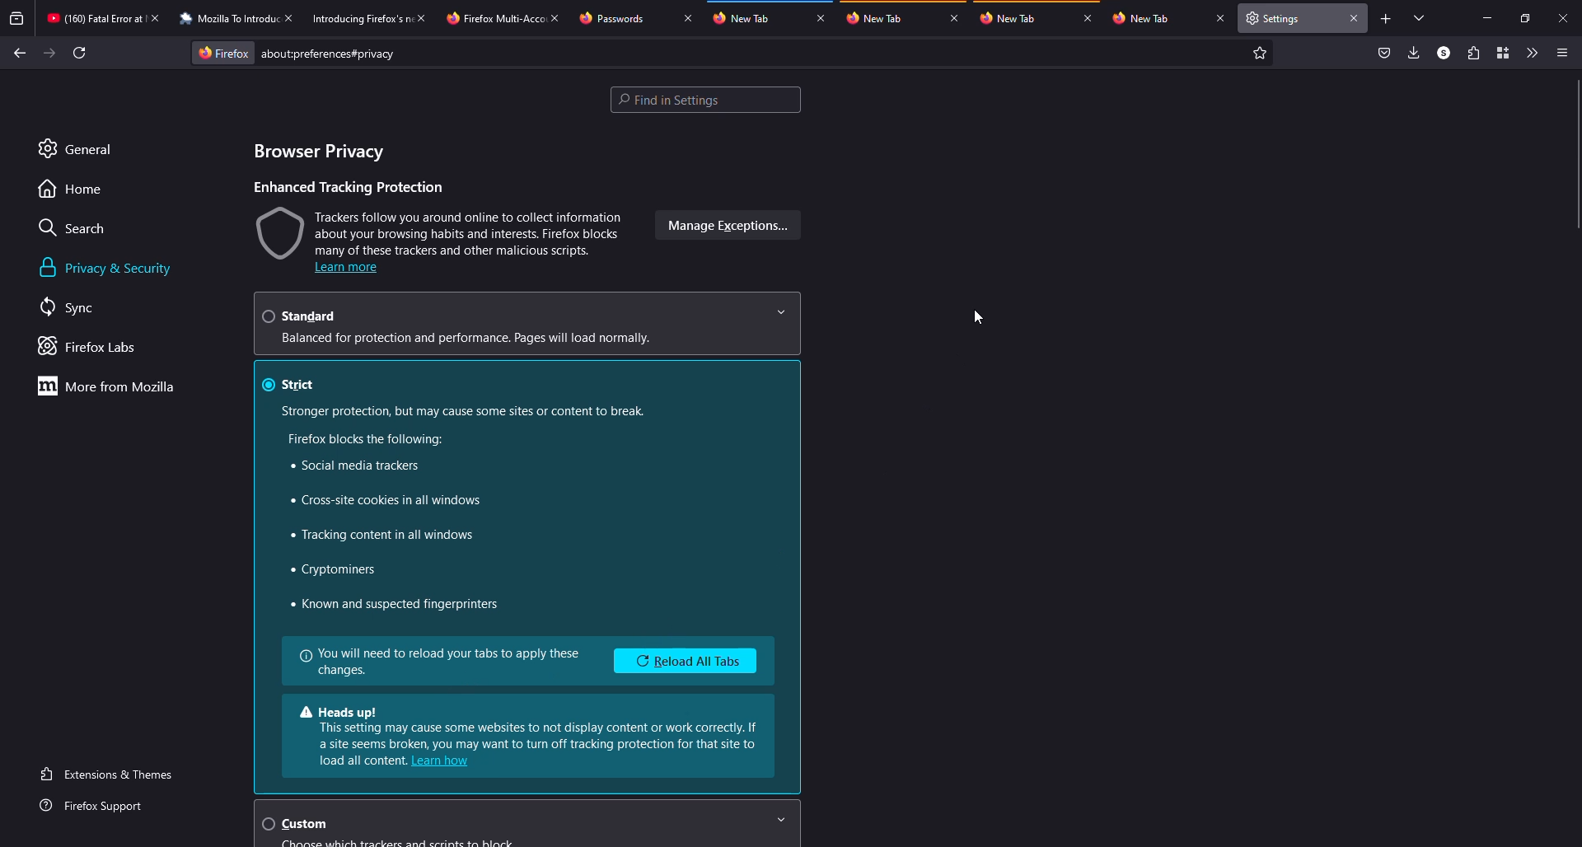 The width and height of the screenshot is (1582, 847). I want to click on themes, so click(110, 774).